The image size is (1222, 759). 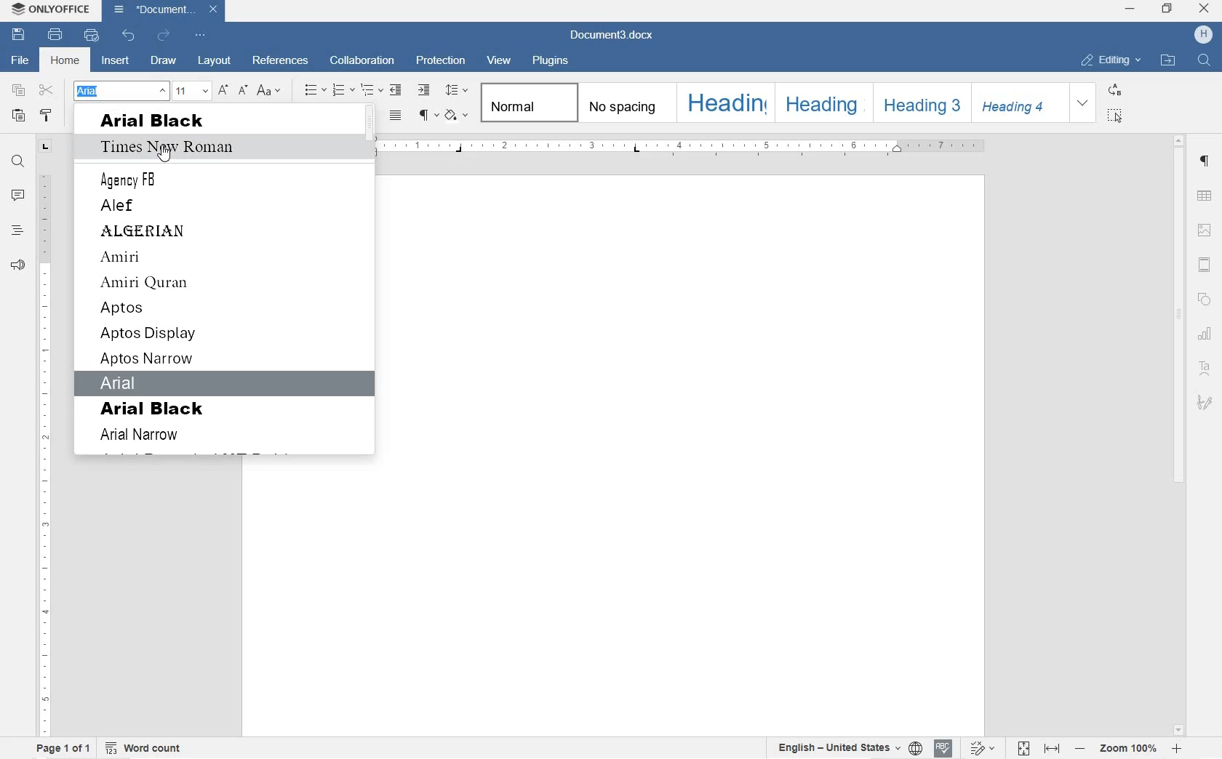 I want to click on PLUGINS, so click(x=551, y=61).